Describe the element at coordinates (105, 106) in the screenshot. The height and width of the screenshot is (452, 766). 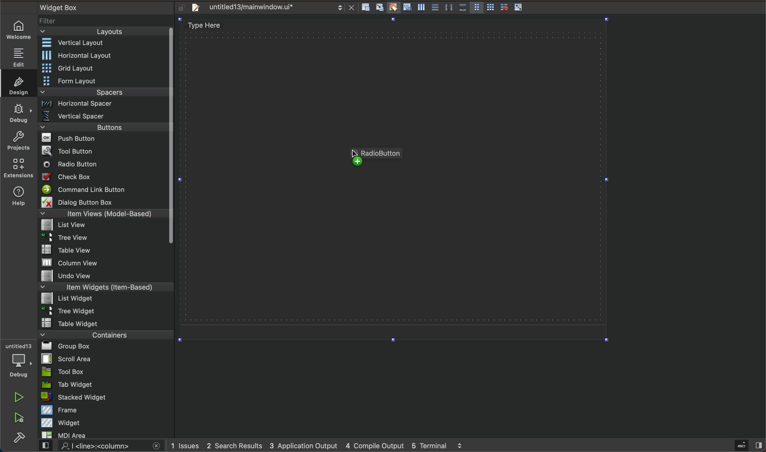
I see `` at that location.